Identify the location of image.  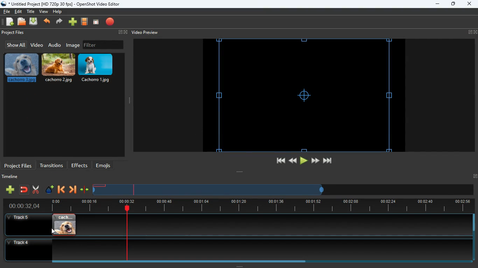
(73, 45).